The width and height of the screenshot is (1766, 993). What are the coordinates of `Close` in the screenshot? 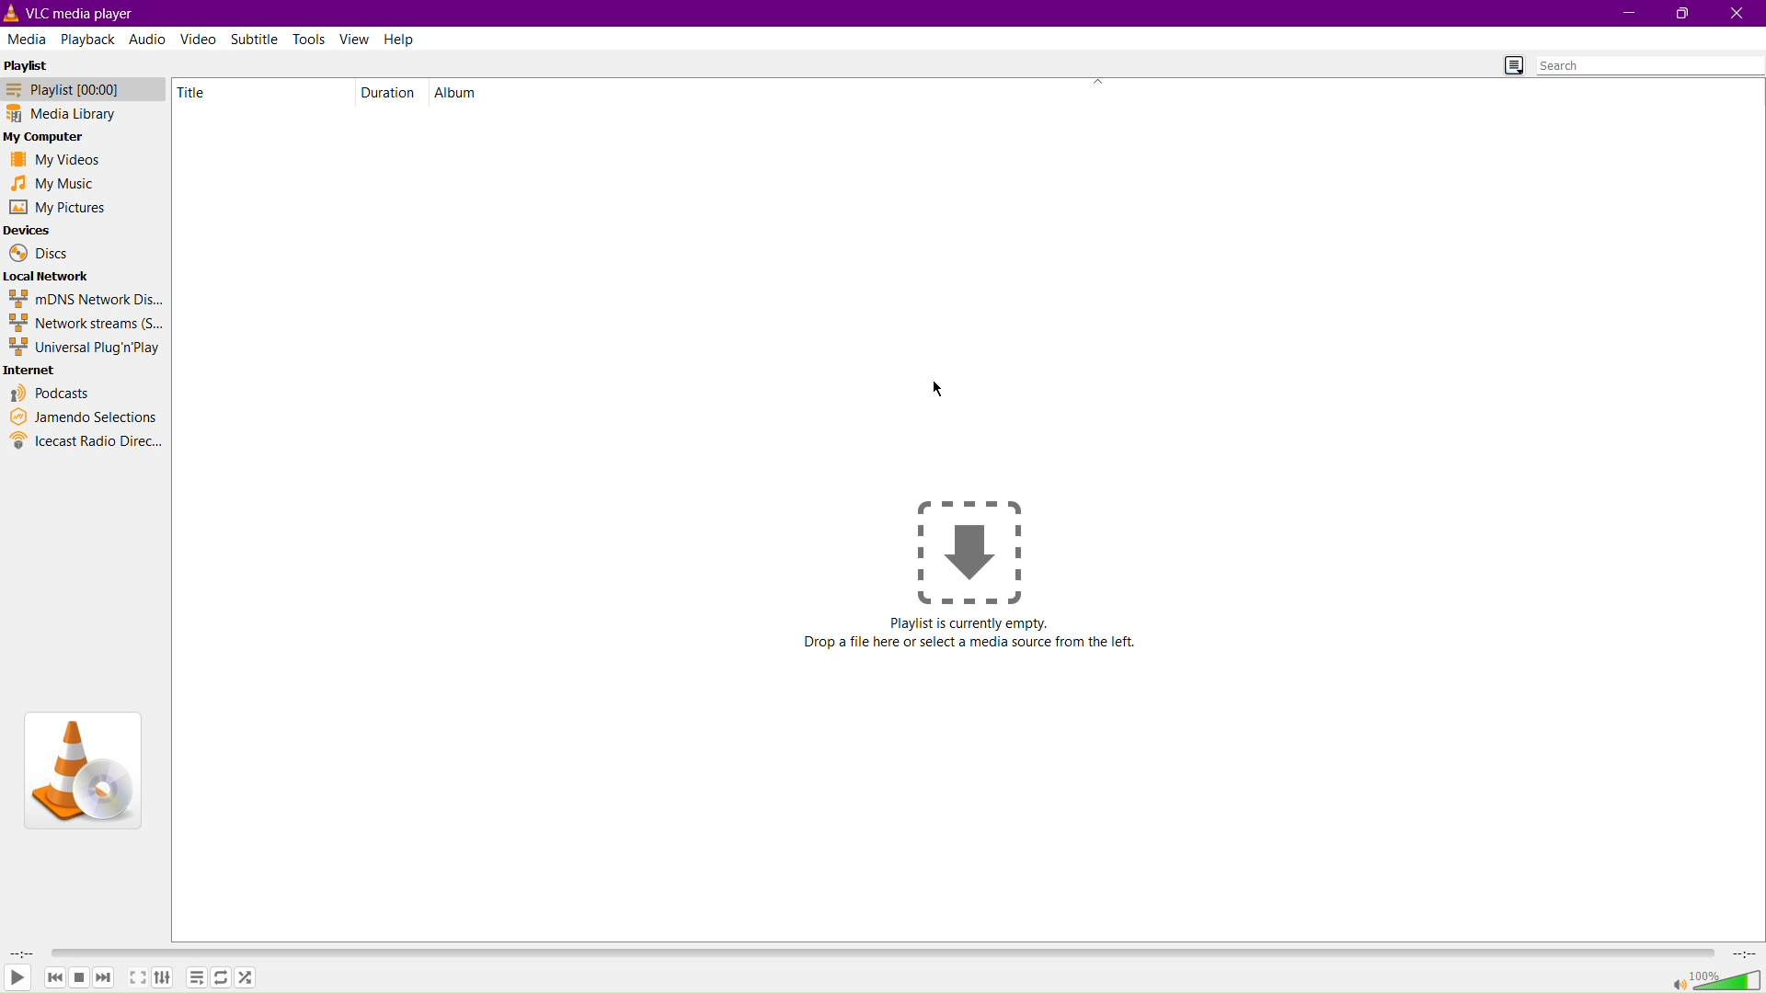 It's located at (1737, 13).